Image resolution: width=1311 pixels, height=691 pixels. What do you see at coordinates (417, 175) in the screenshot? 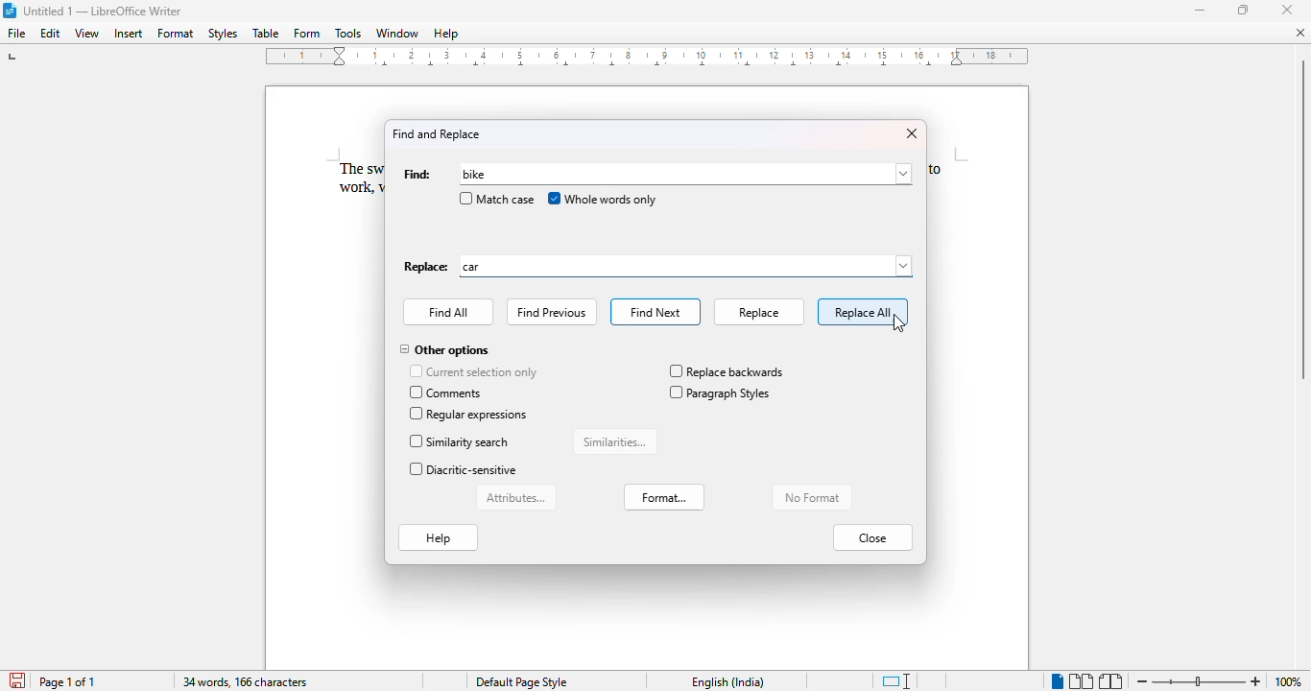
I see `find: ` at bounding box center [417, 175].